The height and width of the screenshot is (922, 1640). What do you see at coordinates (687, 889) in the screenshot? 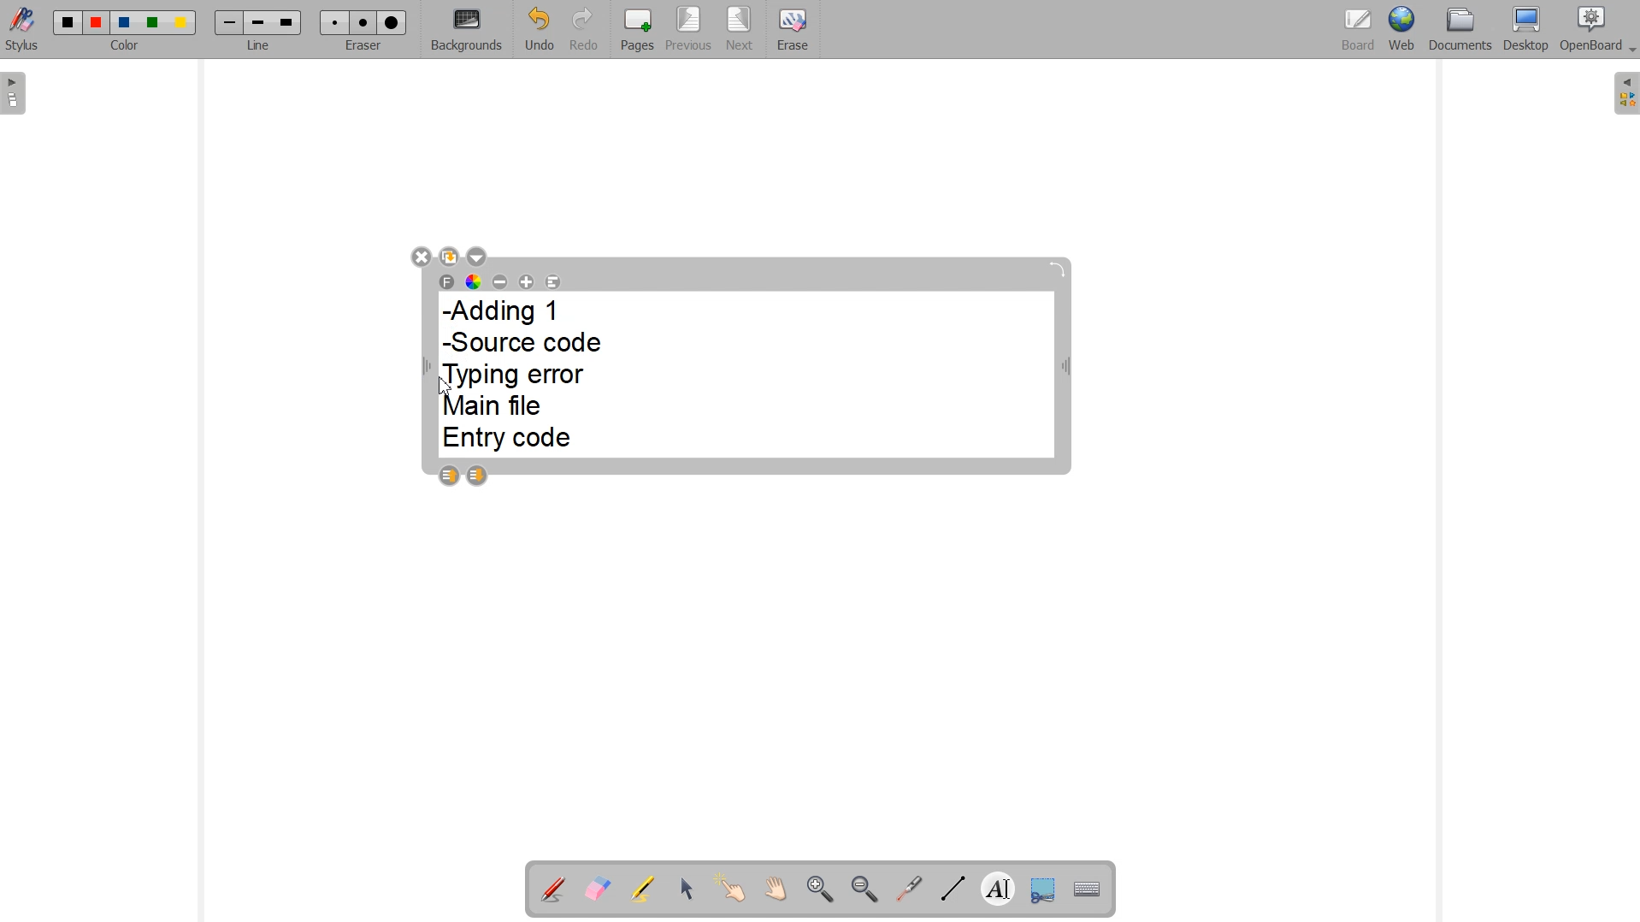
I see `Select and modify objects` at bounding box center [687, 889].